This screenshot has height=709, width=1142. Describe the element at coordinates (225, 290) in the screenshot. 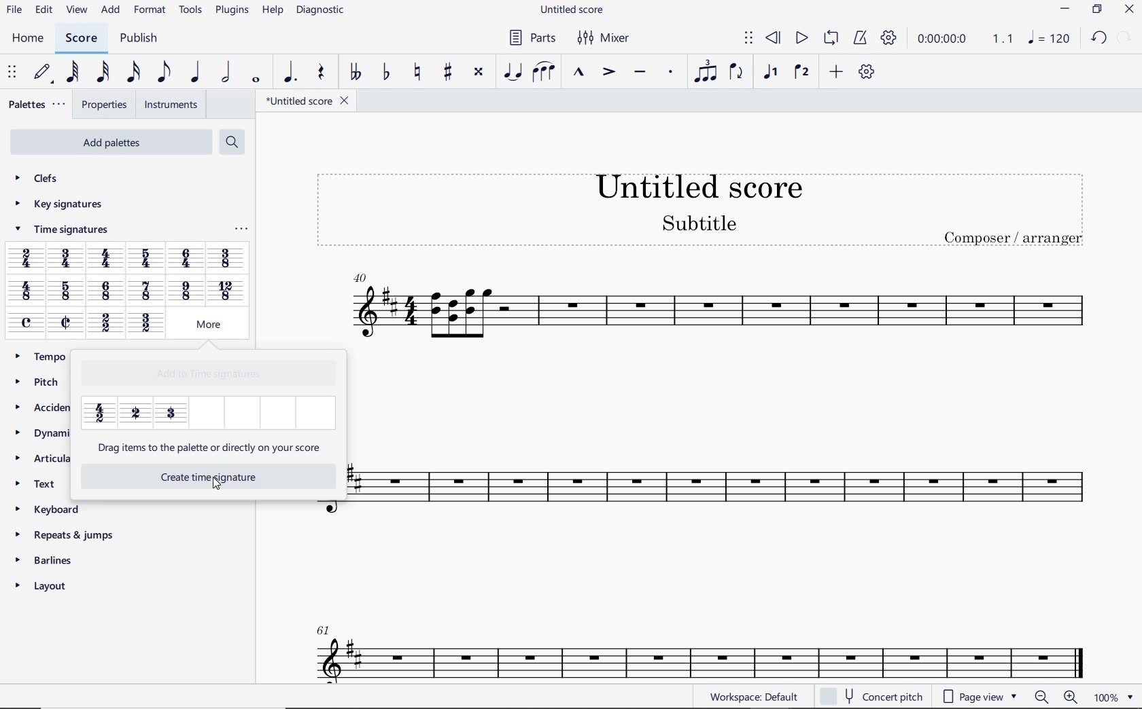

I see `12/8` at that location.